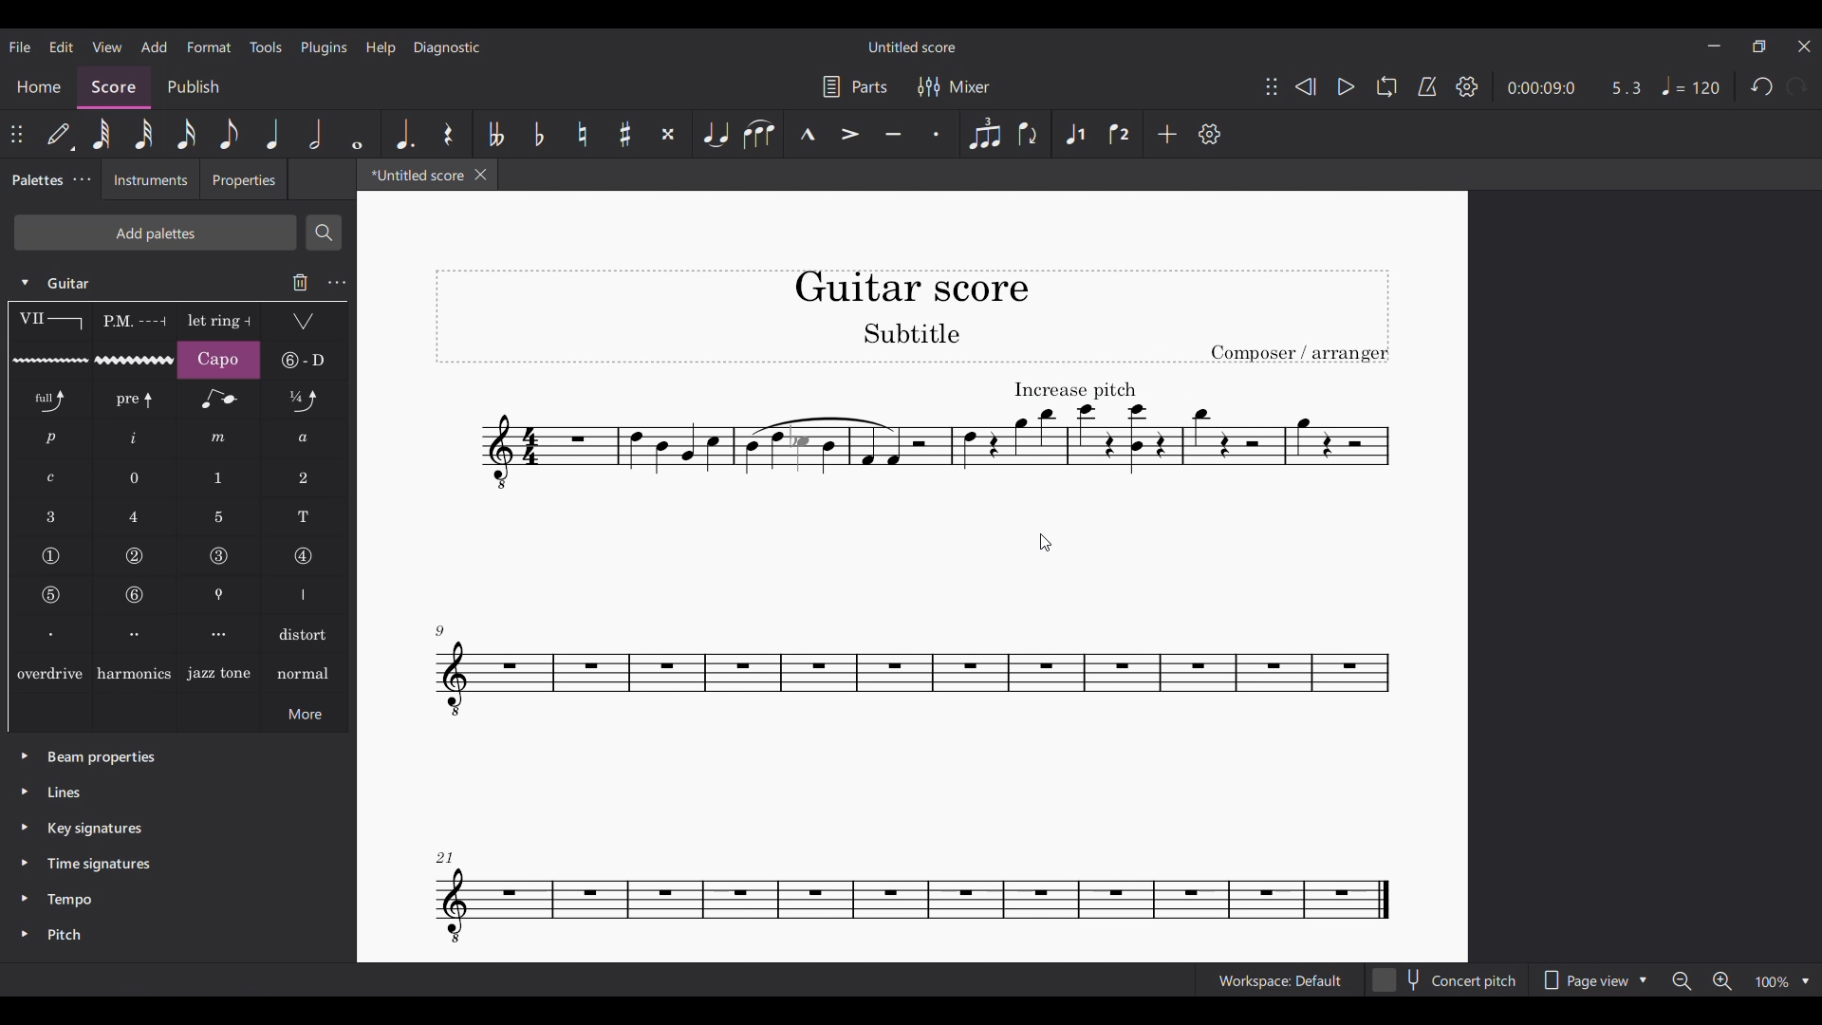 This screenshot has width=1822, height=1025. Describe the element at coordinates (303, 557) in the screenshot. I see `String number 4` at that location.